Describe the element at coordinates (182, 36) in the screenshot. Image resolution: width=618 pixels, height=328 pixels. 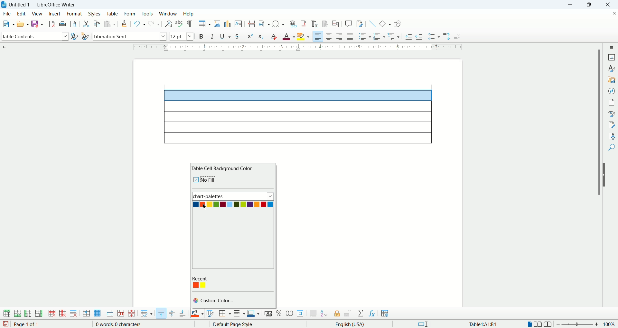
I see `font size` at that location.